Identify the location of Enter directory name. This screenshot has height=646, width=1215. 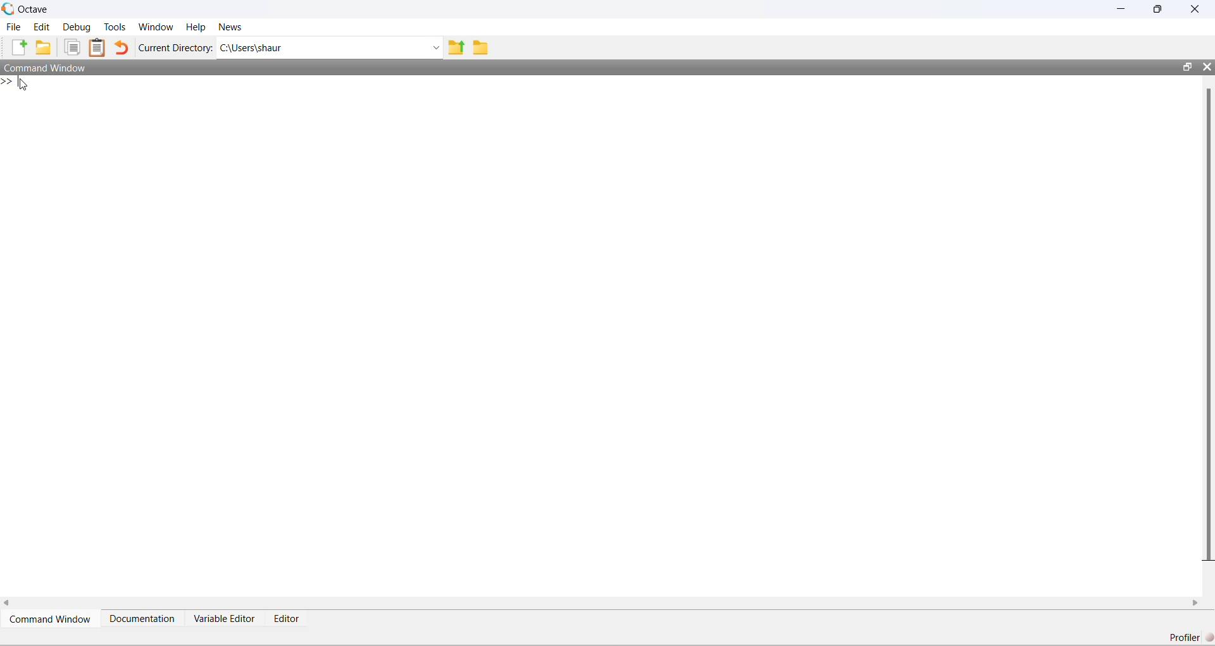
(437, 47).